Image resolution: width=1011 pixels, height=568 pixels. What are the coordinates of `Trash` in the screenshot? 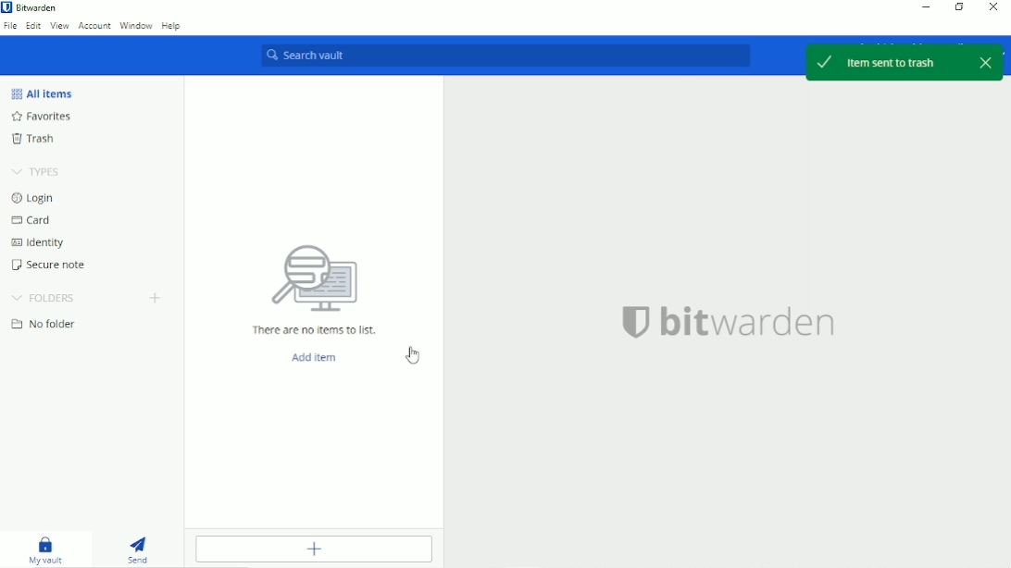 It's located at (35, 139).